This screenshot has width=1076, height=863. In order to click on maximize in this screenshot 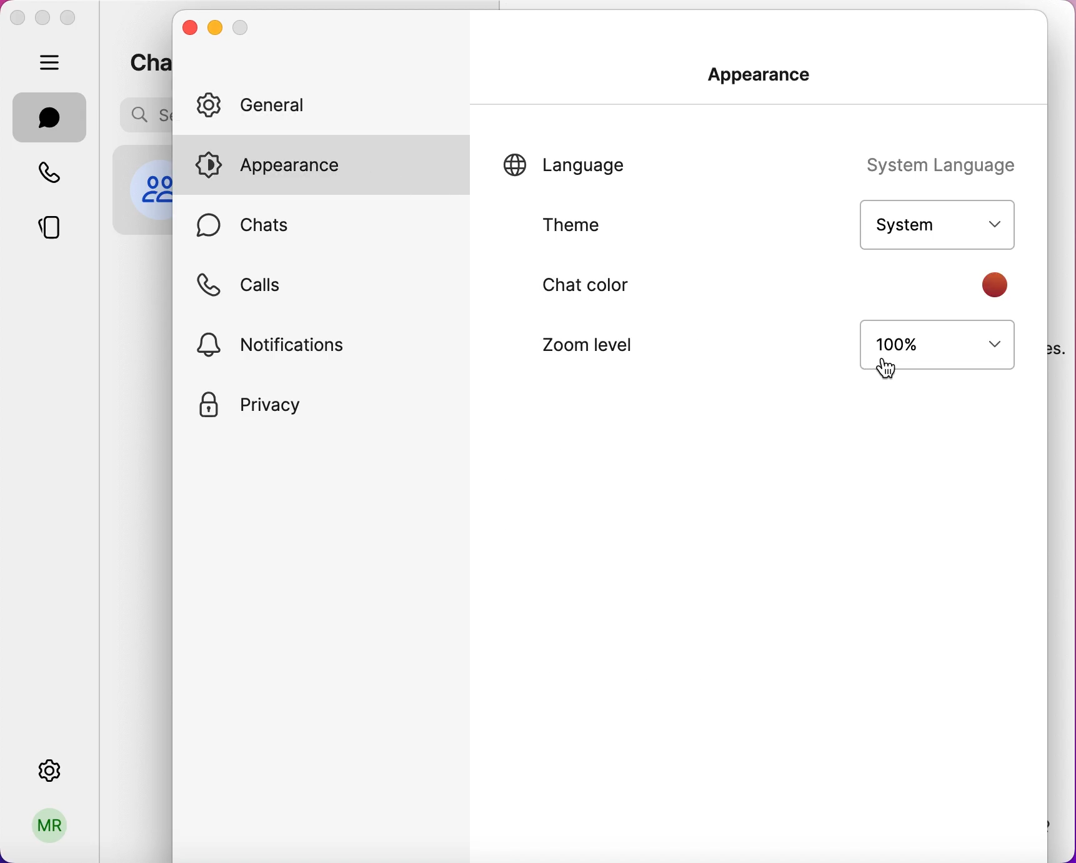, I will do `click(74, 19)`.